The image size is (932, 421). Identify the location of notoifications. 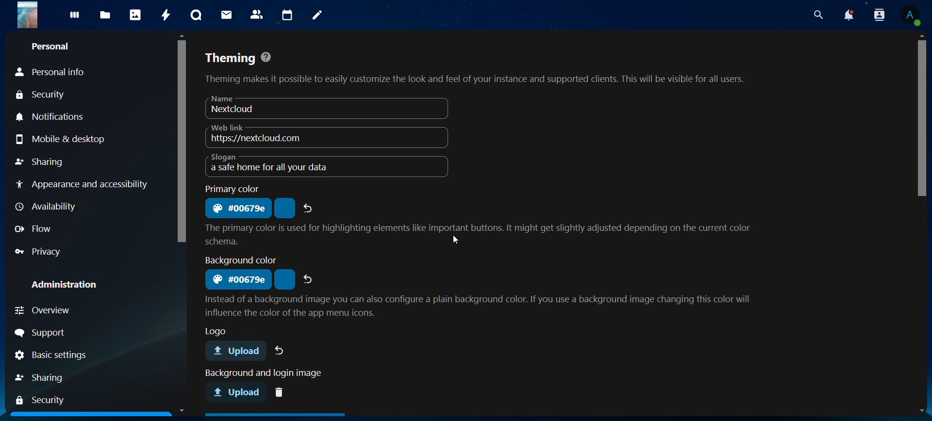
(849, 16).